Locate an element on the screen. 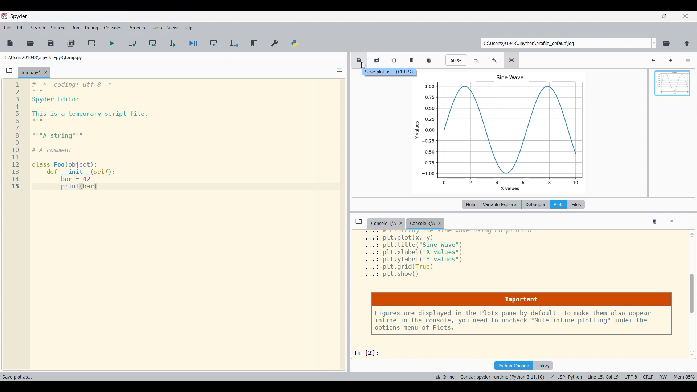 The width and height of the screenshot is (697, 392). Zoom out is located at coordinates (477, 61).